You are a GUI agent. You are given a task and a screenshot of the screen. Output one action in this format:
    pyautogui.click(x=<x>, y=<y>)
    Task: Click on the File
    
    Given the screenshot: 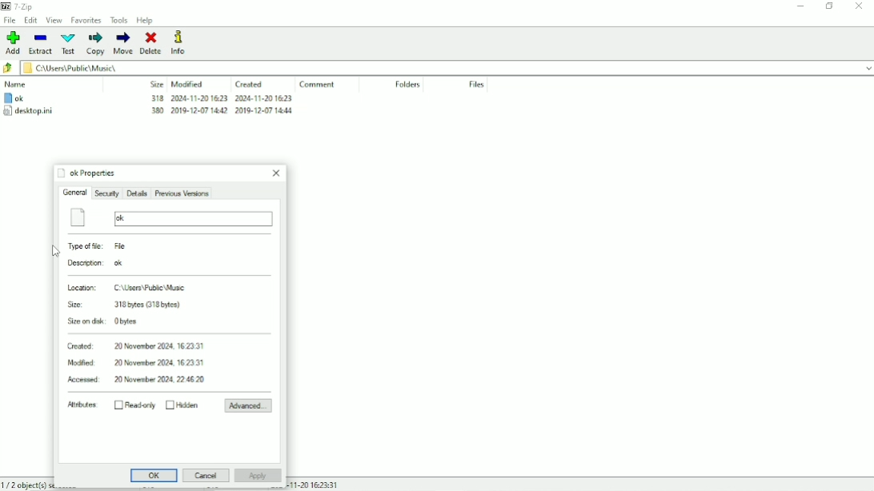 What is the action you would take?
    pyautogui.click(x=10, y=22)
    